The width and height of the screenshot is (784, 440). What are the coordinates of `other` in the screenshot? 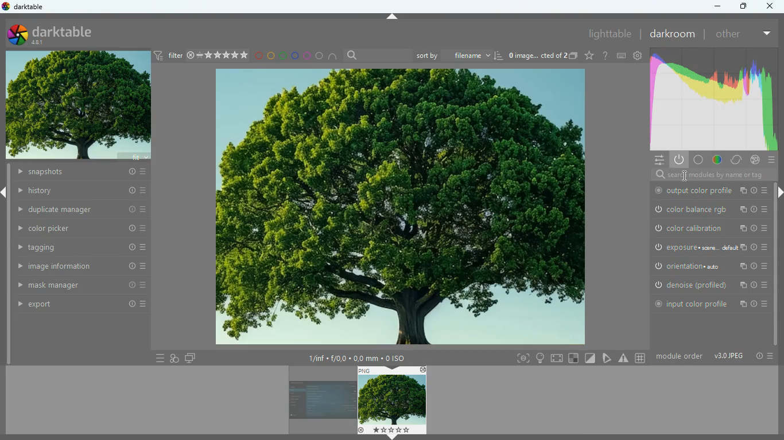 It's located at (729, 34).